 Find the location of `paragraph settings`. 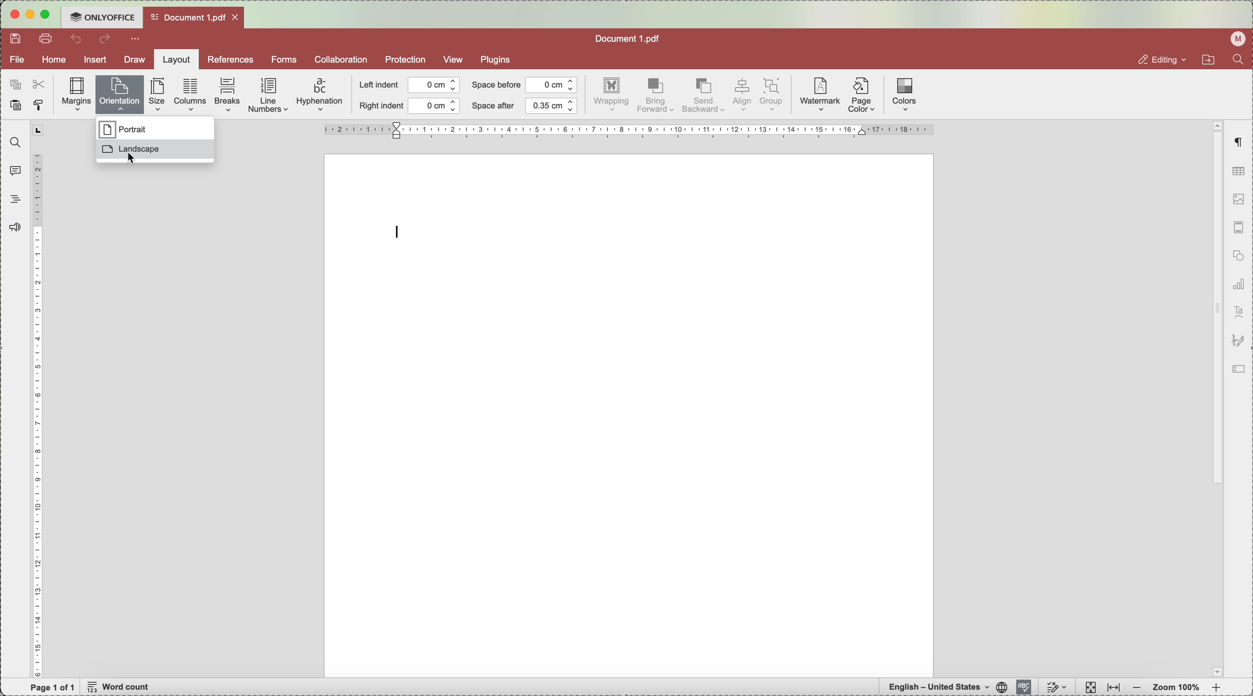

paragraph settings is located at coordinates (1238, 143).